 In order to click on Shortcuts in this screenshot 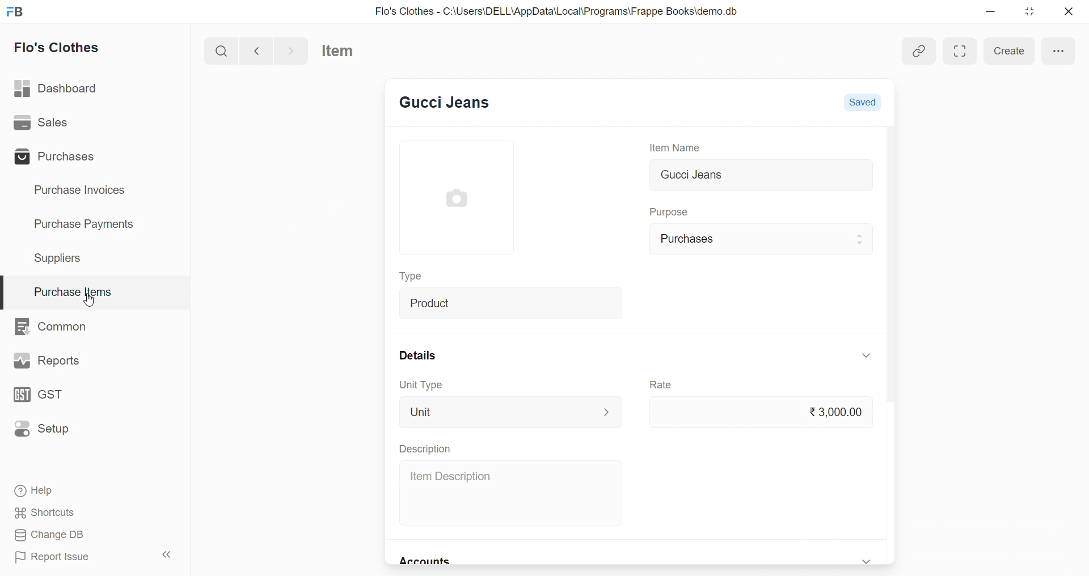, I will do `click(91, 512)`.